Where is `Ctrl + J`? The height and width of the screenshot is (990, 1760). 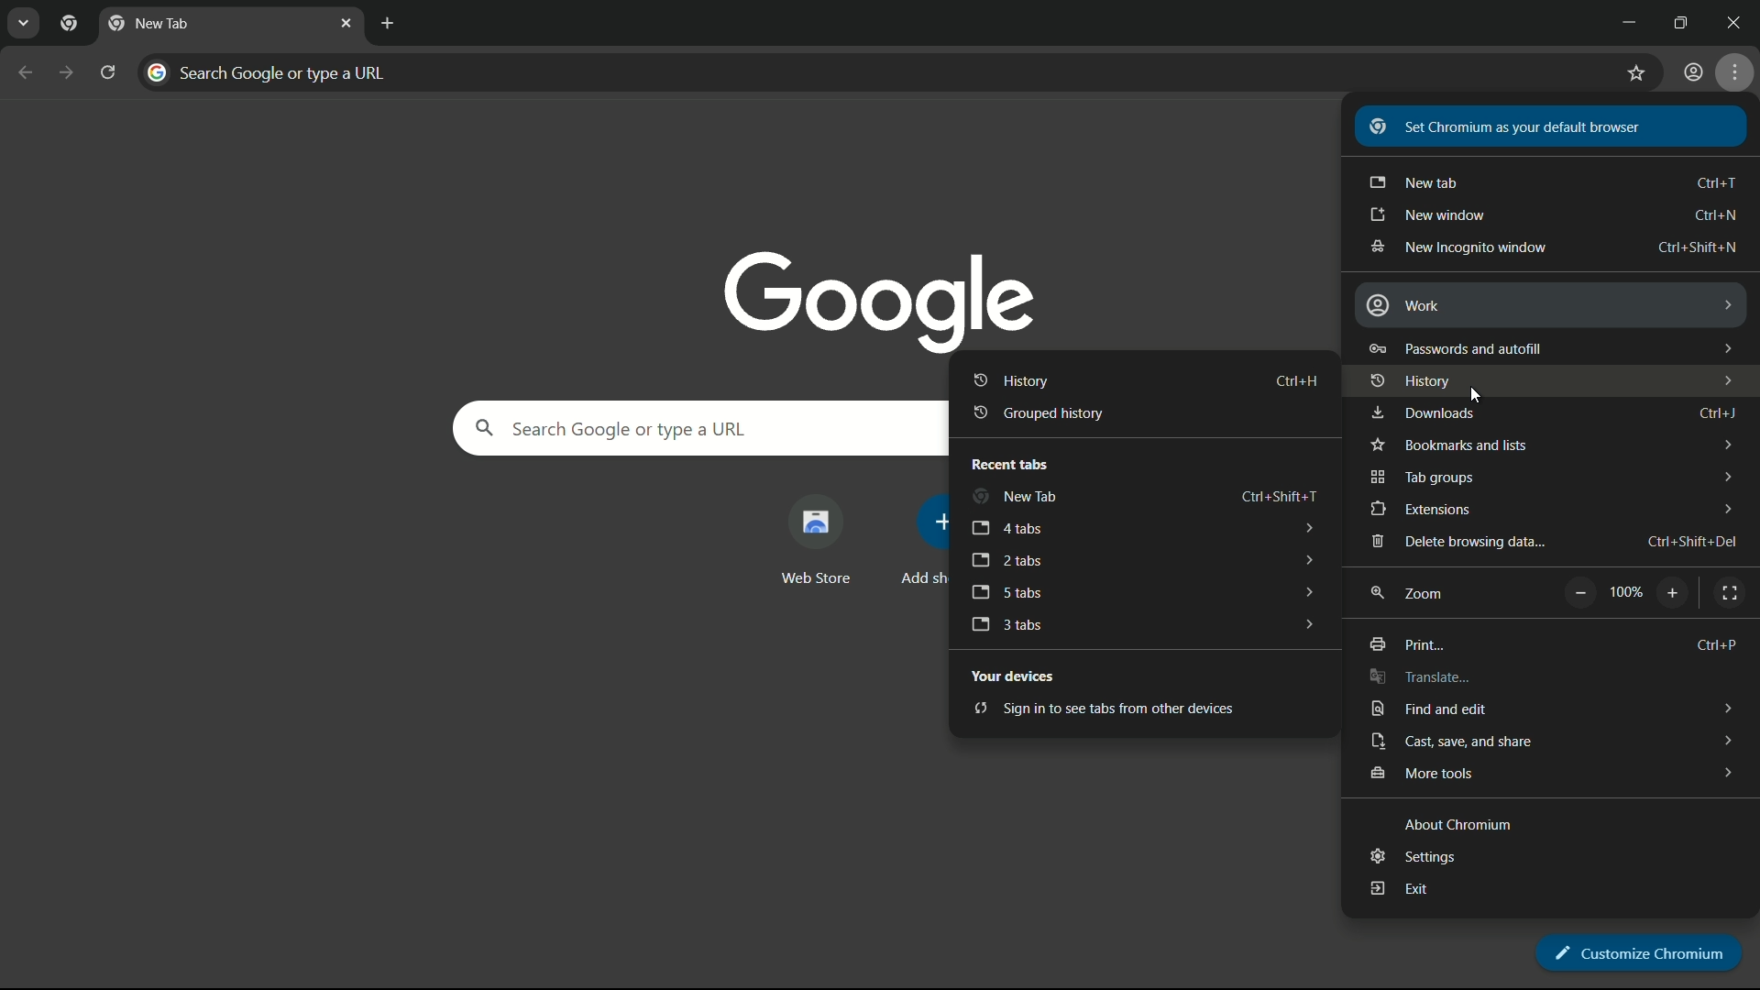 Ctrl + J is located at coordinates (1720, 413).